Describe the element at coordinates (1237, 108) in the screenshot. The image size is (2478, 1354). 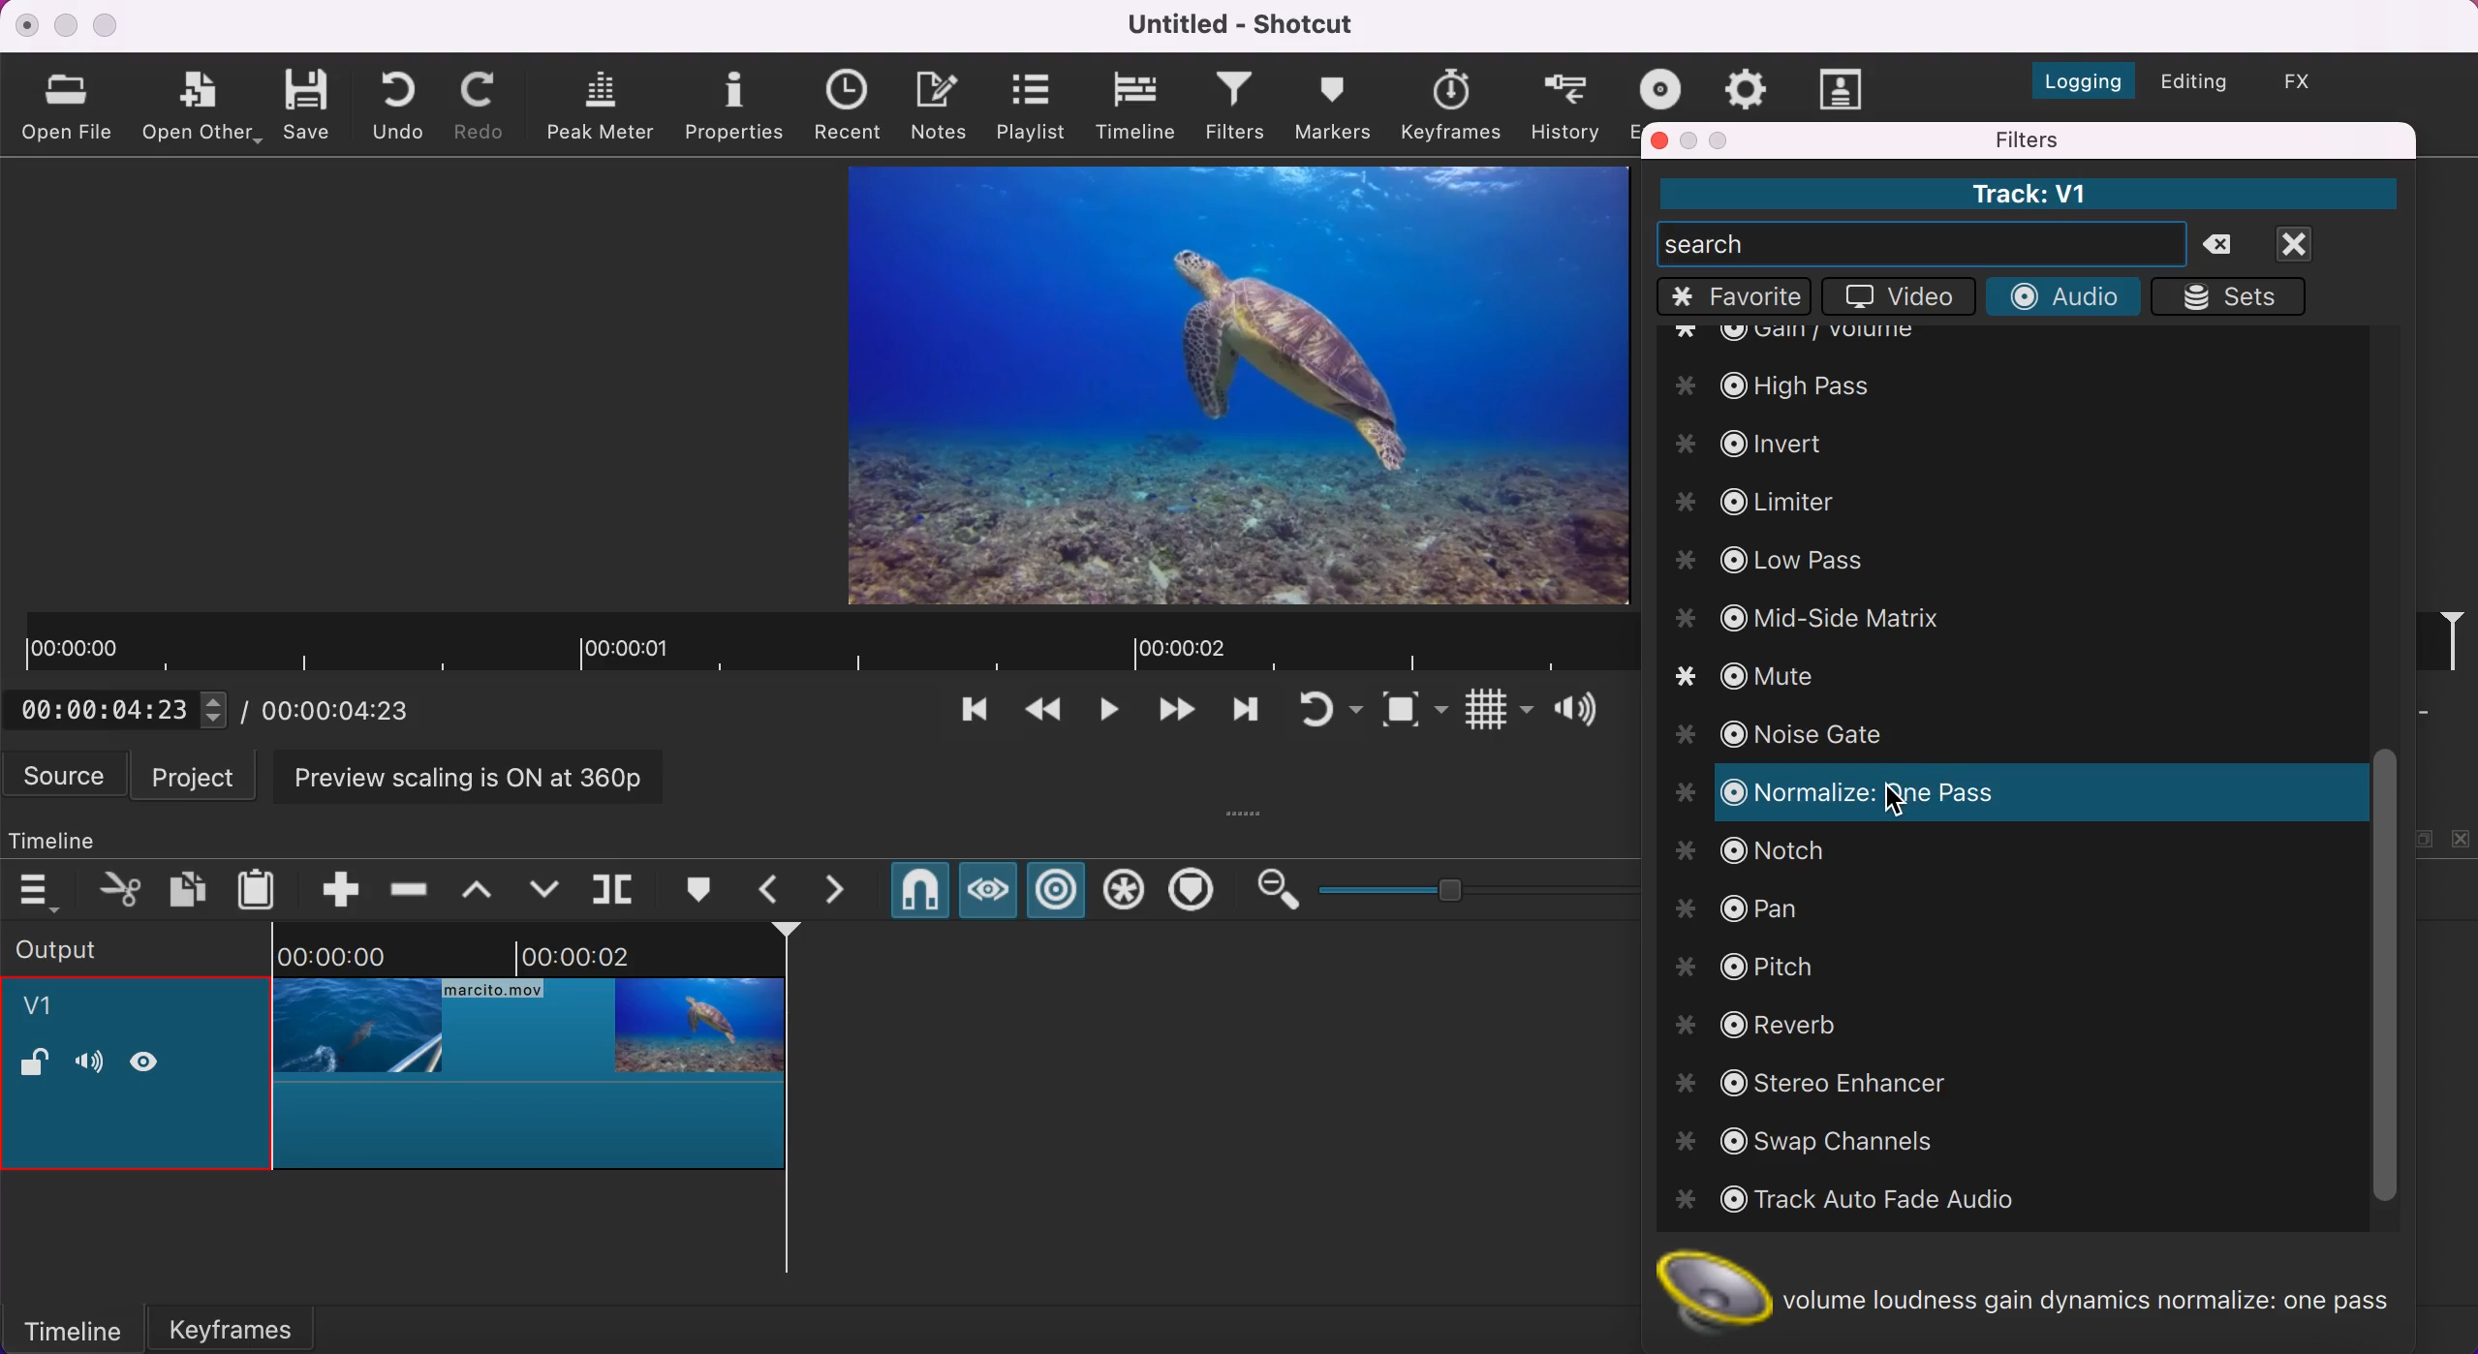
I see `filters` at that location.